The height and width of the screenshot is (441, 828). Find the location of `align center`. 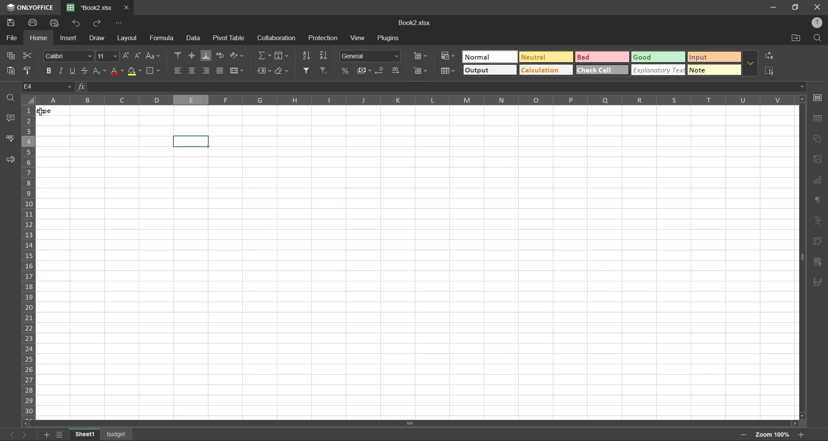

align center is located at coordinates (192, 69).